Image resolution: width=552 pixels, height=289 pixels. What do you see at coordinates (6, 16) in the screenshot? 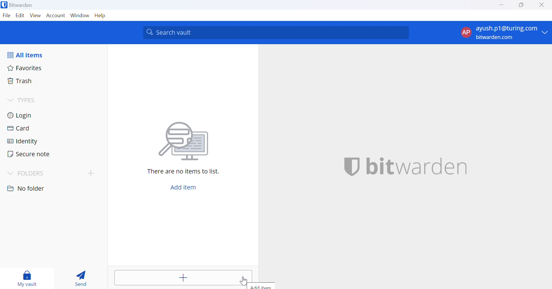
I see `File` at bounding box center [6, 16].